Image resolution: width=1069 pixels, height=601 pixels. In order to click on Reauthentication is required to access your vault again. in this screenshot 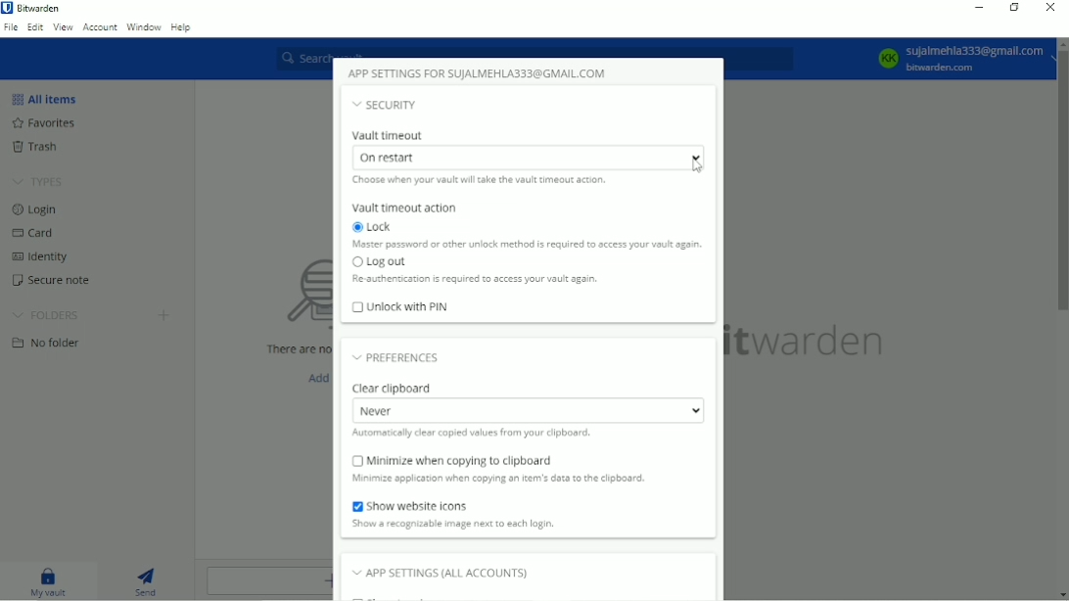, I will do `click(482, 279)`.